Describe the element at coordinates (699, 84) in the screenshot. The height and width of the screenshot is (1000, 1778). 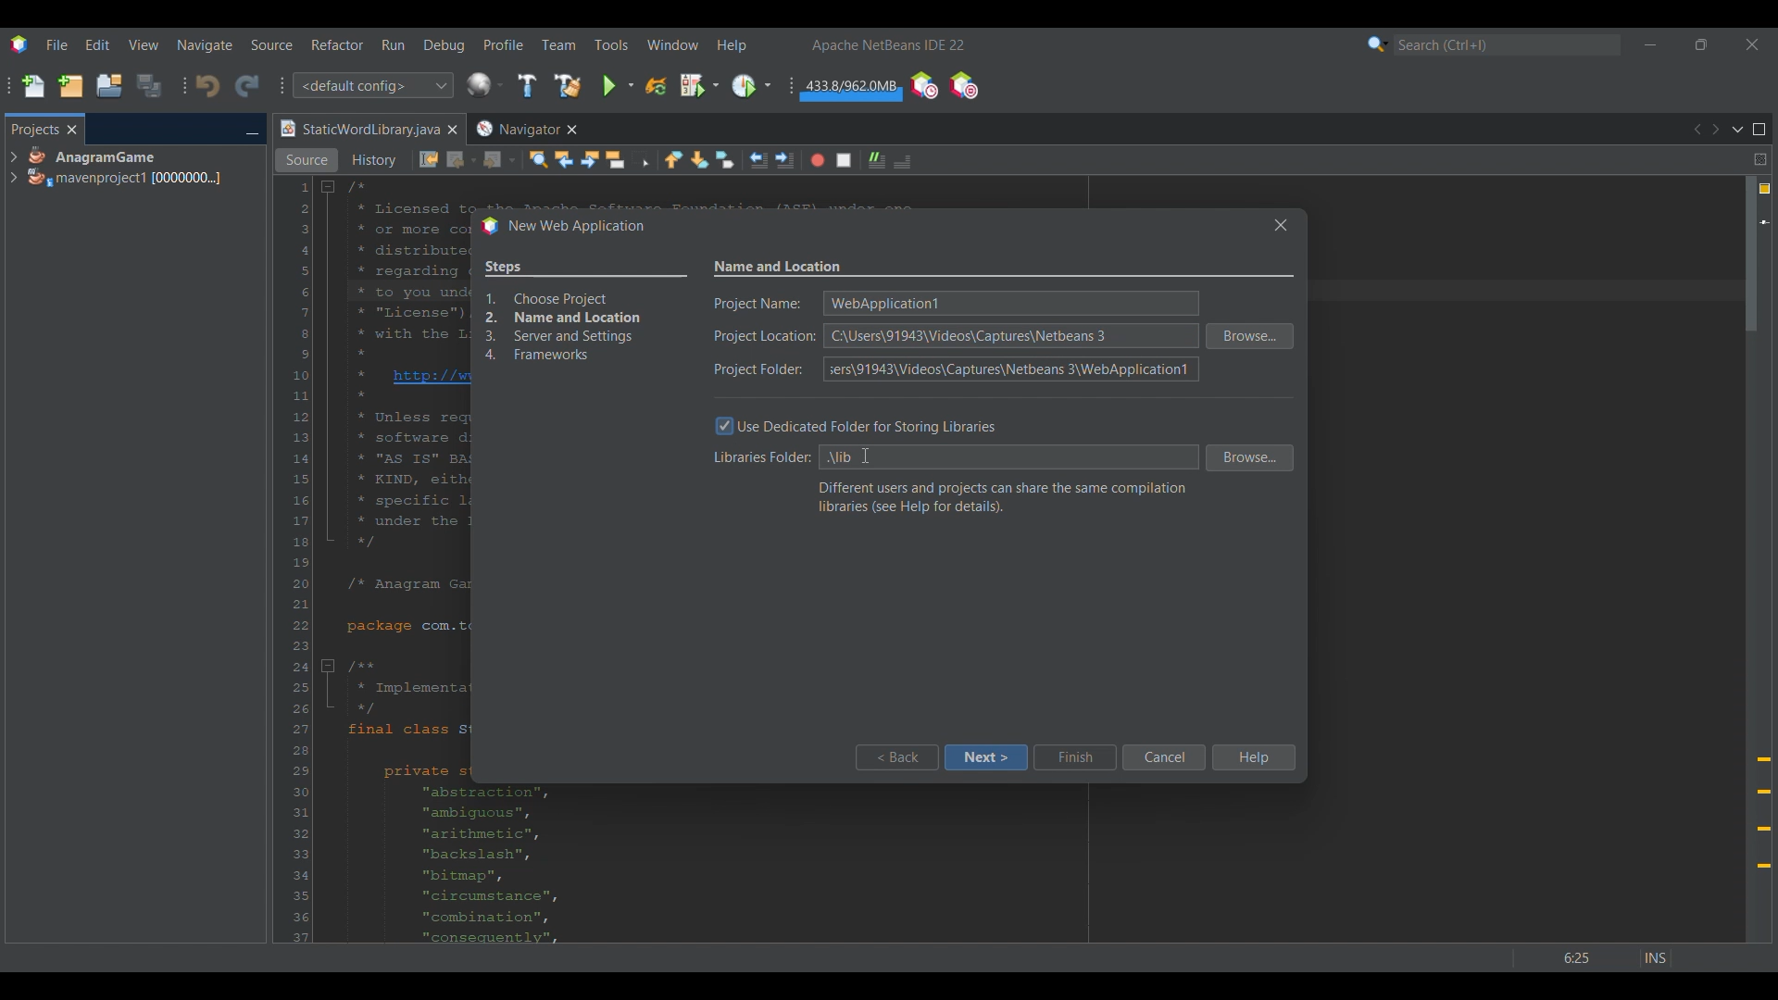
I see `Debug main project options` at that location.